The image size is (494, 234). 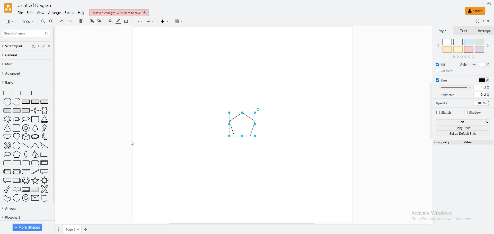 What do you see at coordinates (82, 13) in the screenshot?
I see `help` at bounding box center [82, 13].